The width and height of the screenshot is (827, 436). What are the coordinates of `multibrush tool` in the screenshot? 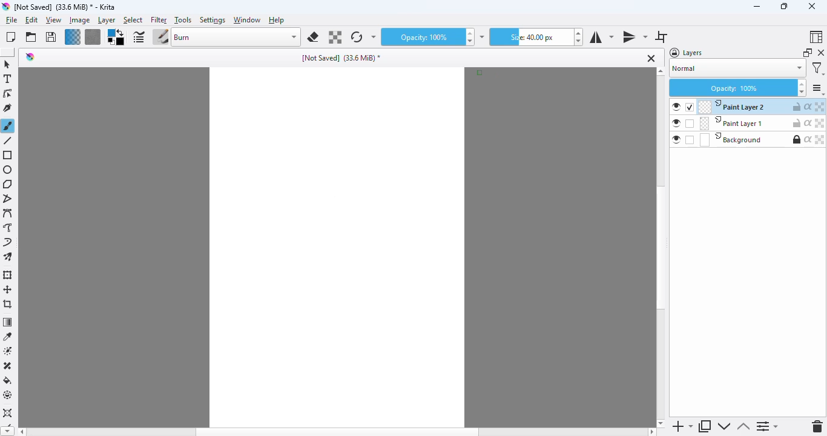 It's located at (8, 257).